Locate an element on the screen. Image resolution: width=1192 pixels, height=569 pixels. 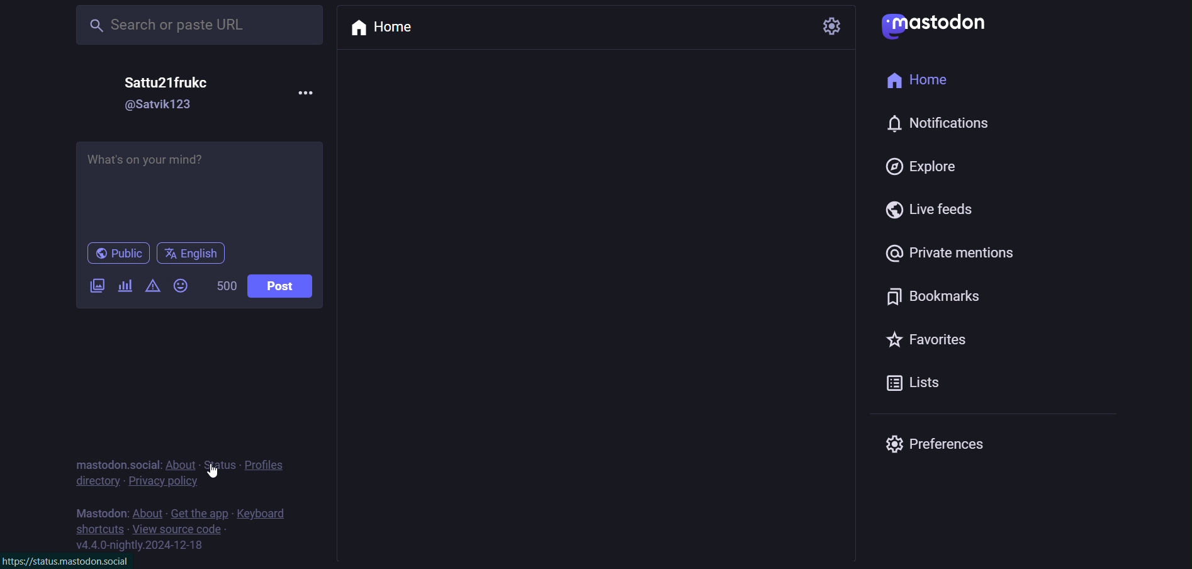
source code is located at coordinates (179, 529).